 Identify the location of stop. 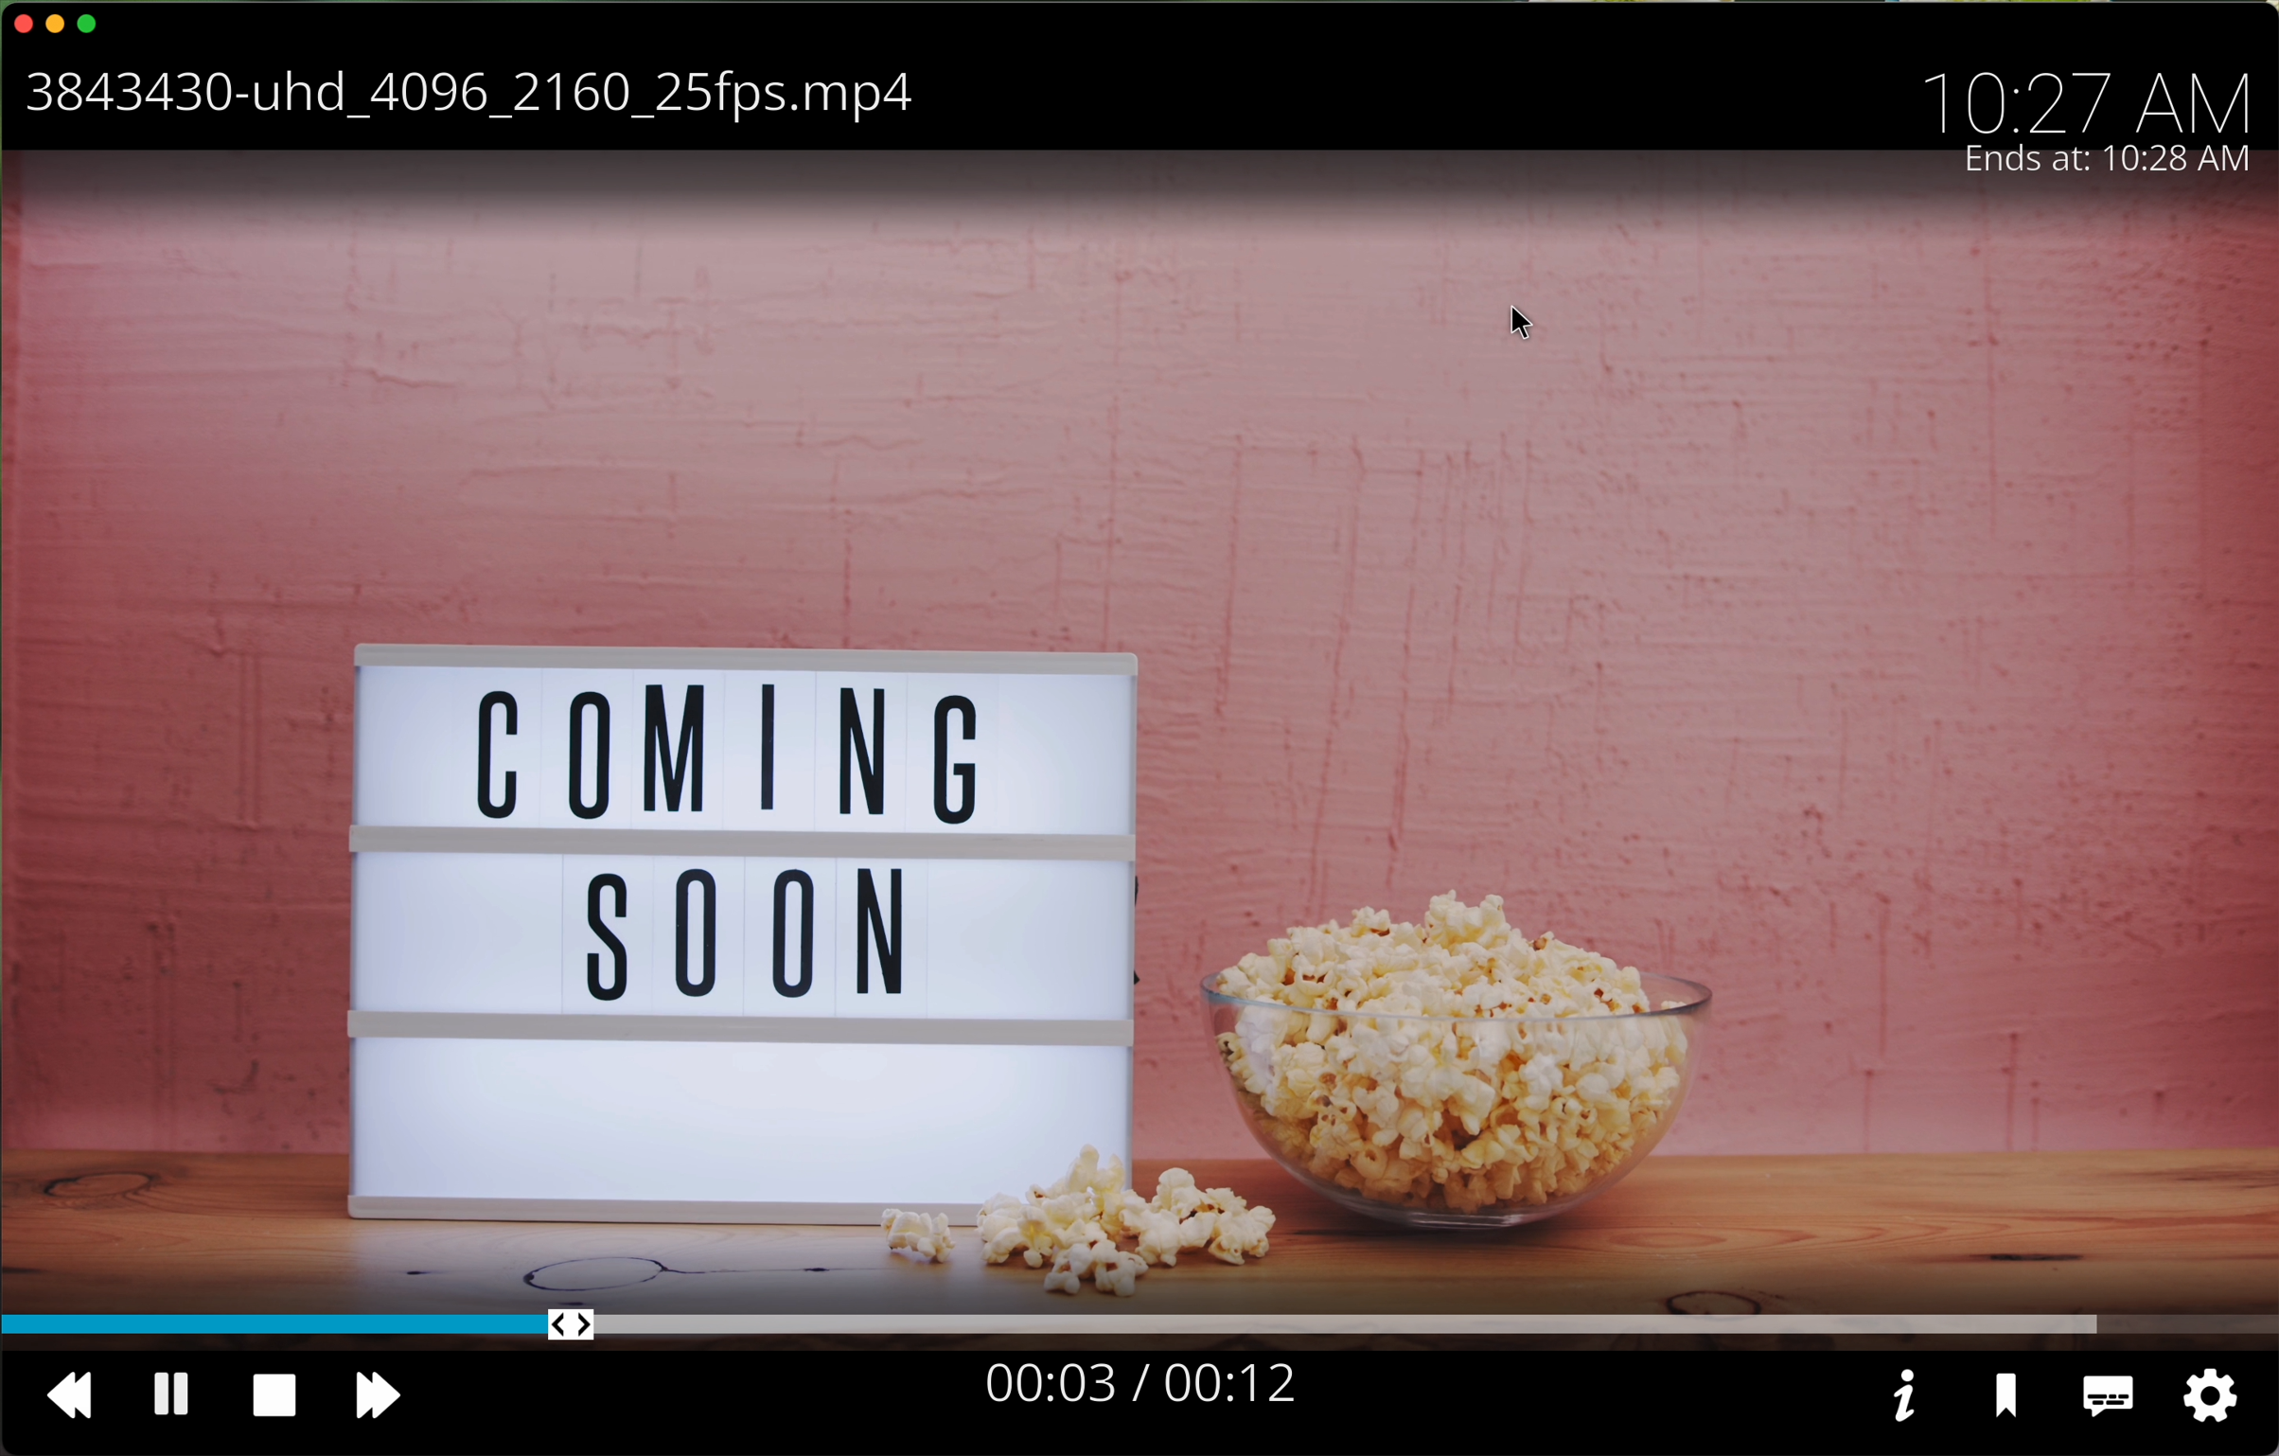
(280, 1394).